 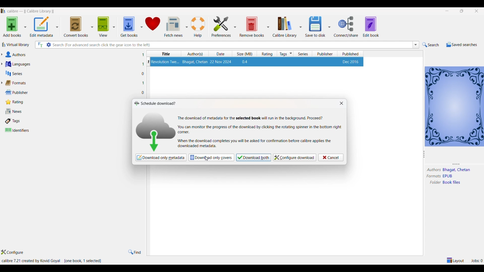 What do you see at coordinates (424, 155) in the screenshot?
I see `resize` at bounding box center [424, 155].